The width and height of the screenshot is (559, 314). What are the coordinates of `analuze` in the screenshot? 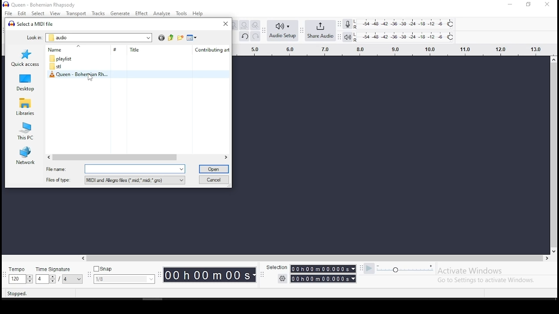 It's located at (162, 14).